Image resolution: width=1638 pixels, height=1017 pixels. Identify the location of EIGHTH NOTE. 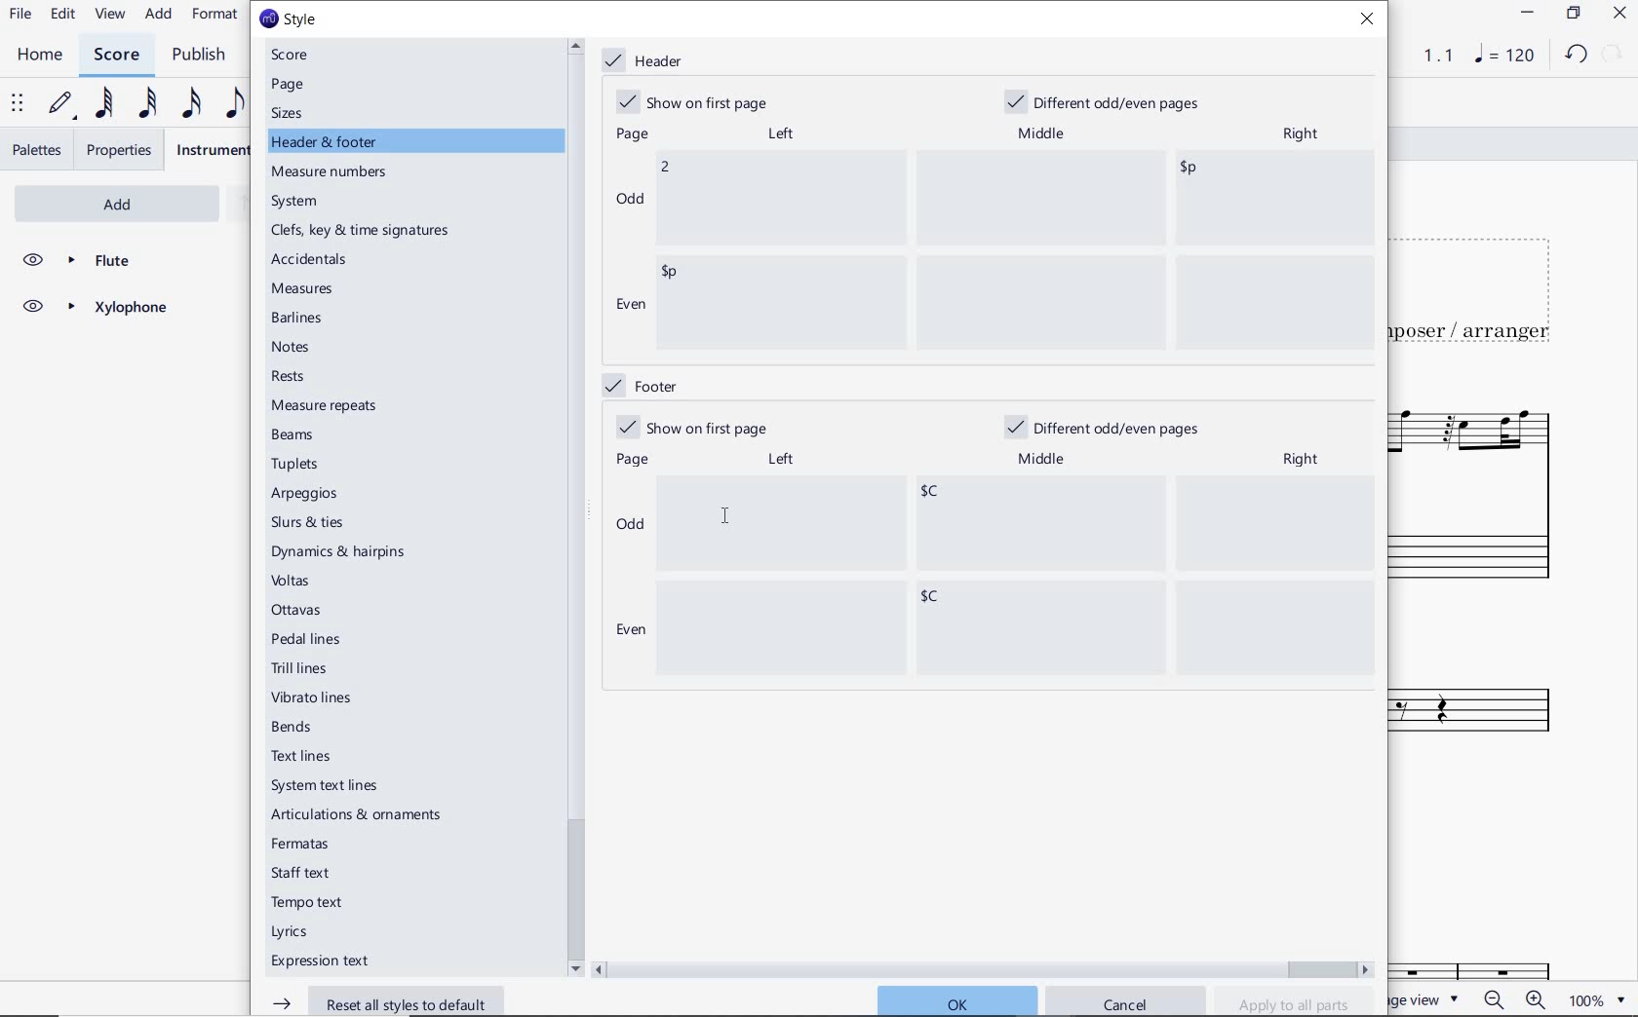
(235, 102).